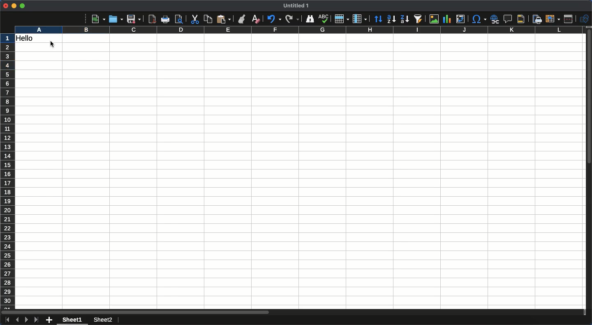  I want to click on Row, so click(342, 19).